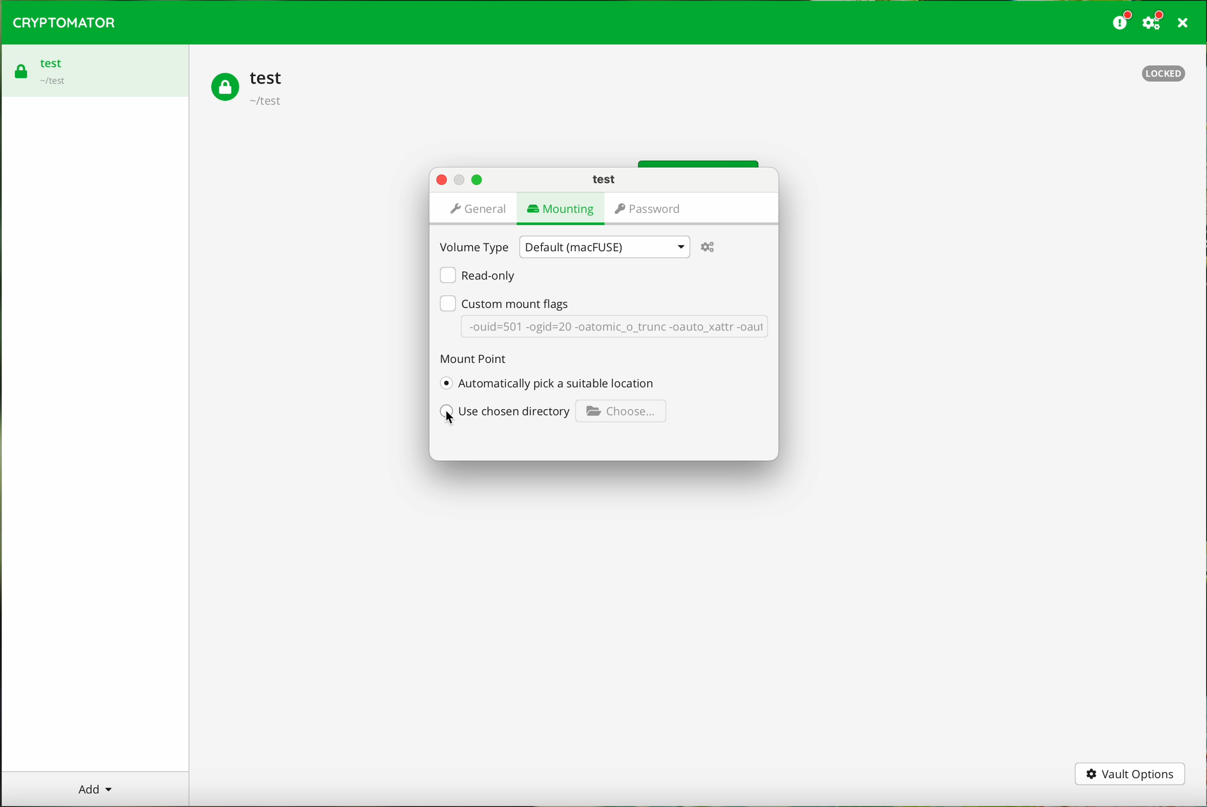  What do you see at coordinates (1154, 23) in the screenshot?
I see `settings` at bounding box center [1154, 23].